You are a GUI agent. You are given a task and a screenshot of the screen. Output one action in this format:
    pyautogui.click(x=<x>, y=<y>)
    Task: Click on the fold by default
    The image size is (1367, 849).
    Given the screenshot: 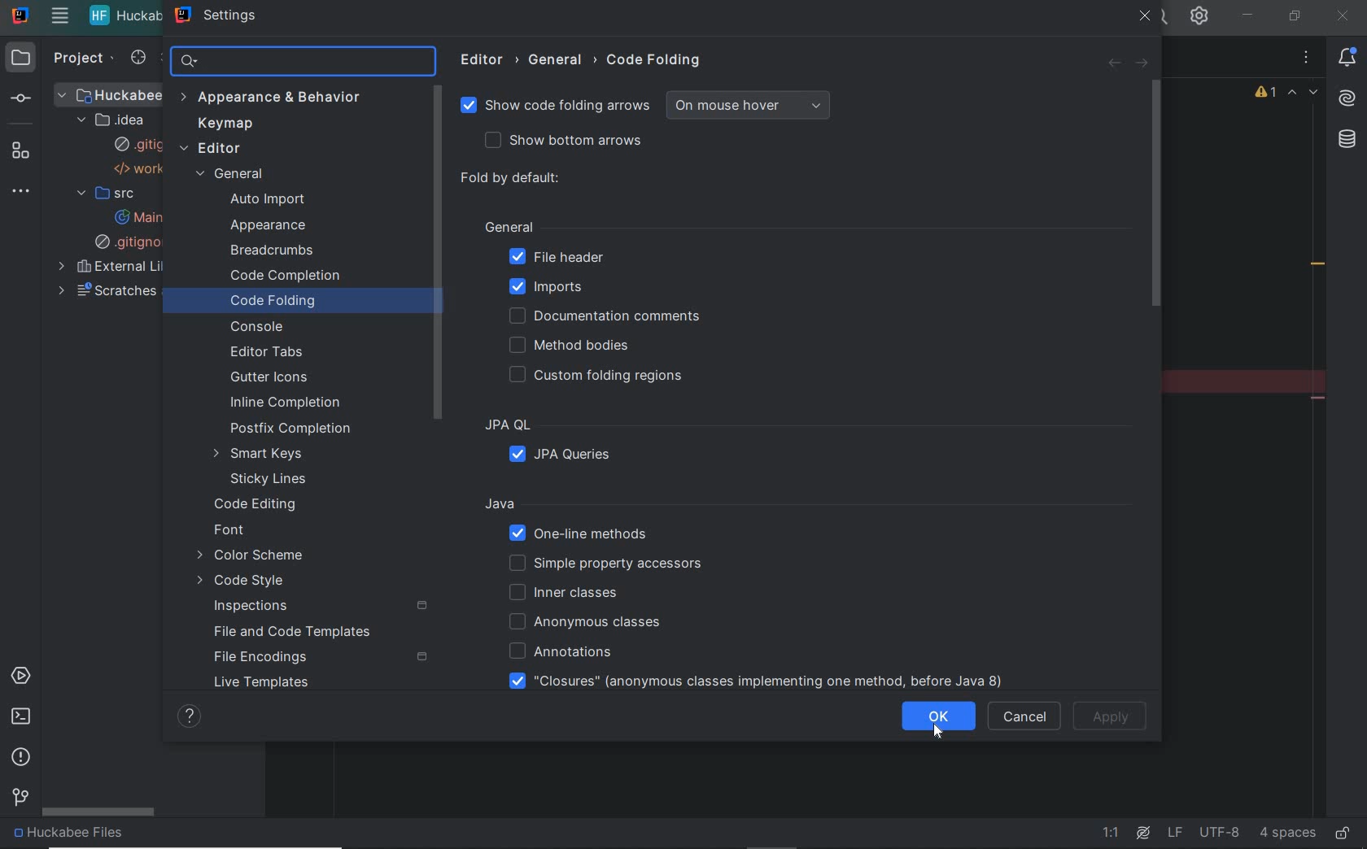 What is the action you would take?
    pyautogui.click(x=513, y=178)
    